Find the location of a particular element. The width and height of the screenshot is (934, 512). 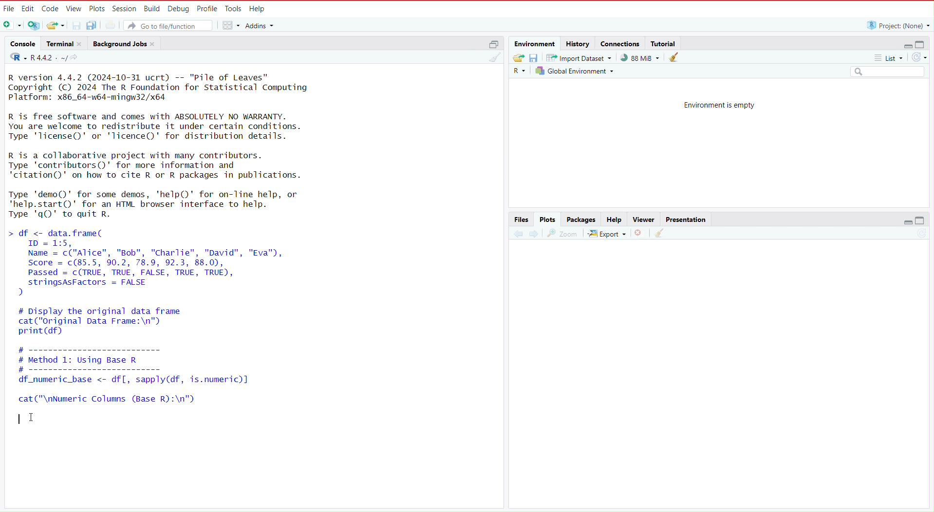

Project: (None) is located at coordinates (896, 25).